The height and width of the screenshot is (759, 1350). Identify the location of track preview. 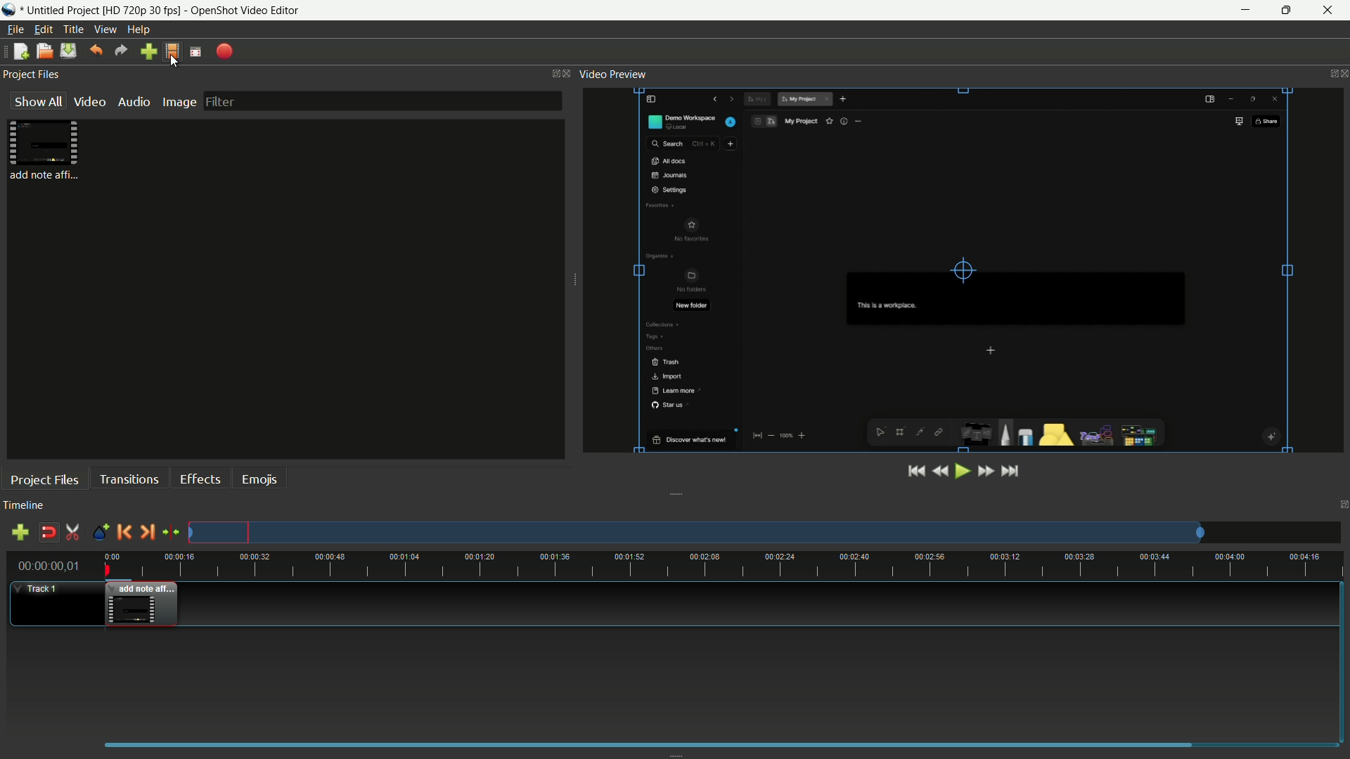
(764, 532).